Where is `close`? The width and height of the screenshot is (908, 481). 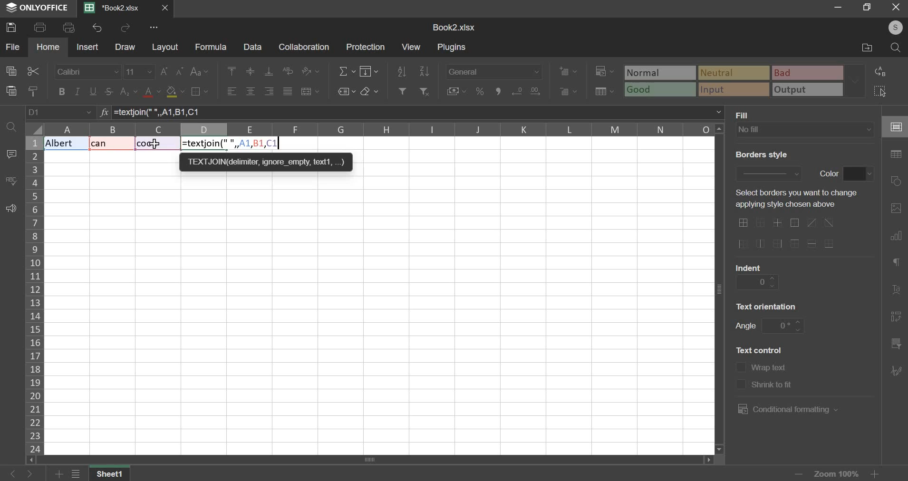
close is located at coordinates (167, 9).